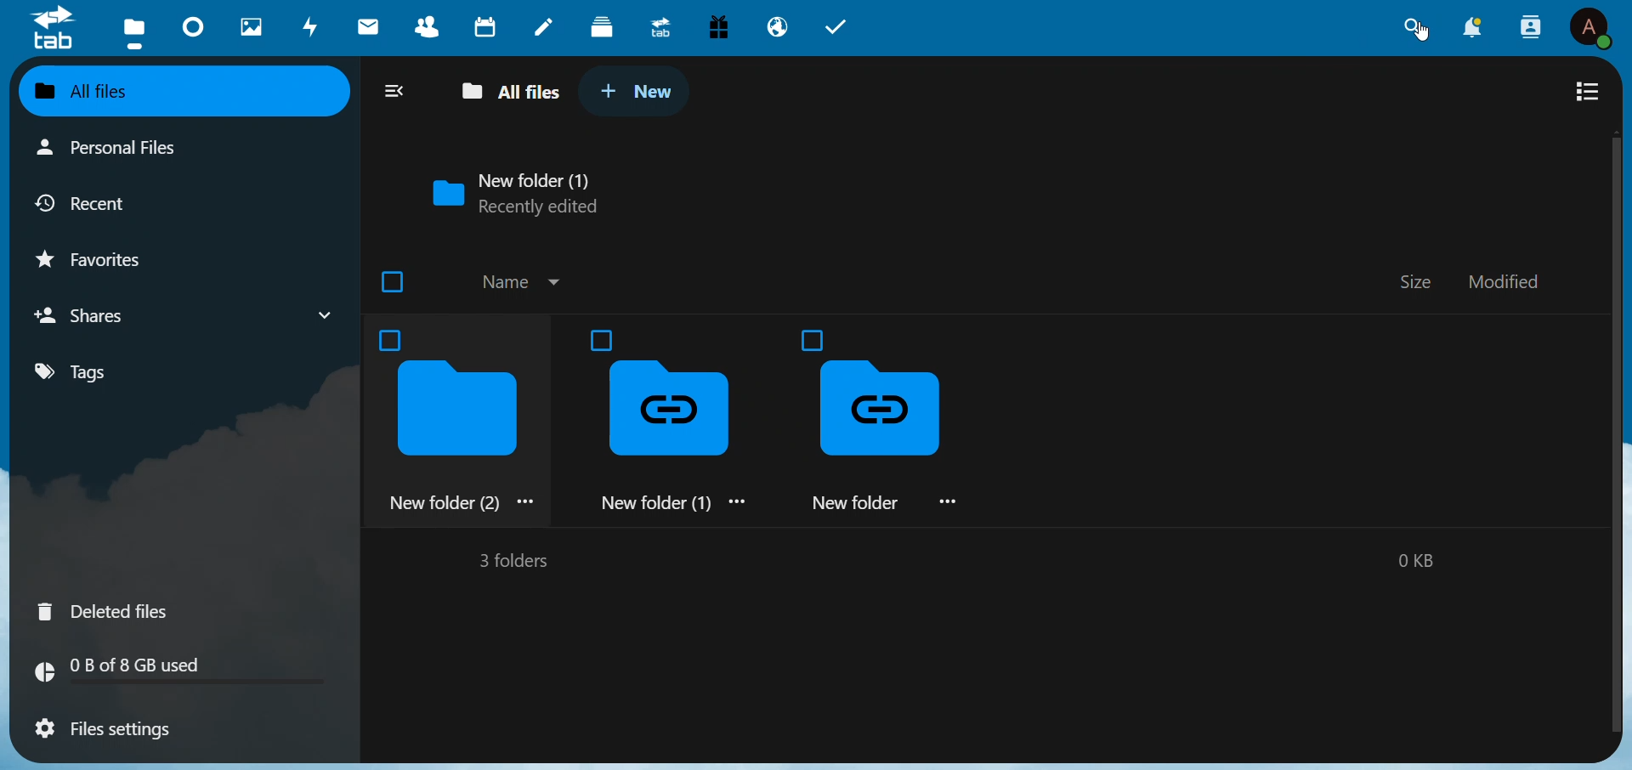 This screenshot has width=1632, height=770. Describe the element at coordinates (182, 314) in the screenshot. I see `shares` at that location.